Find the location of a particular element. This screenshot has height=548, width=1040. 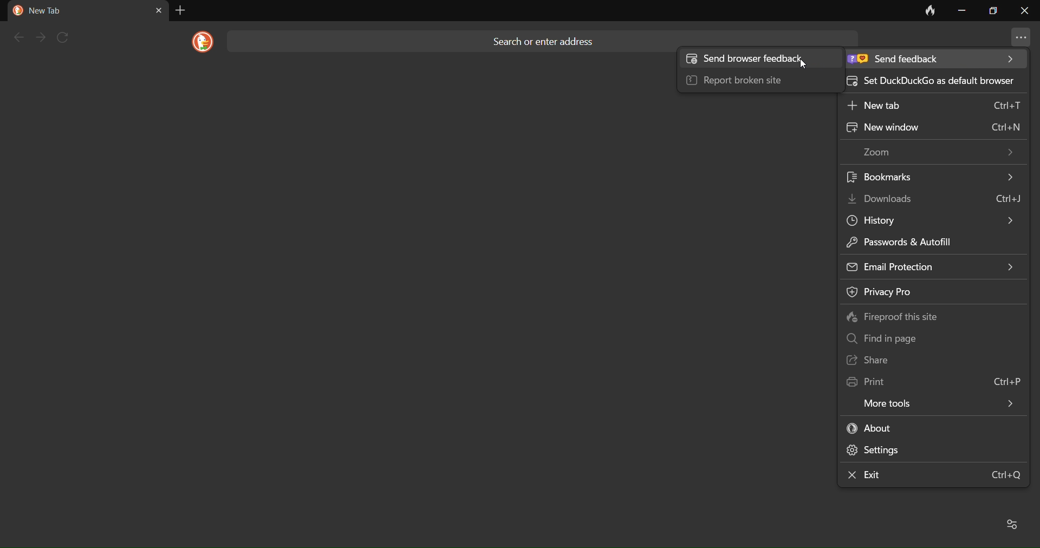

refresh is located at coordinates (67, 37).